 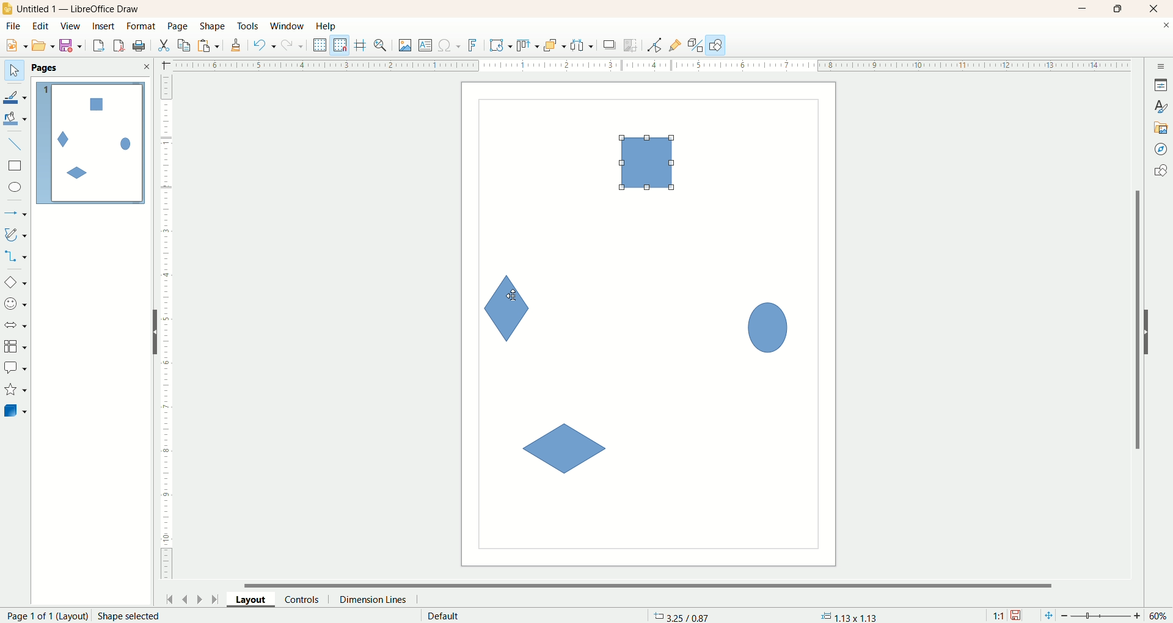 What do you see at coordinates (256, 599) in the screenshot?
I see `layout` at bounding box center [256, 599].